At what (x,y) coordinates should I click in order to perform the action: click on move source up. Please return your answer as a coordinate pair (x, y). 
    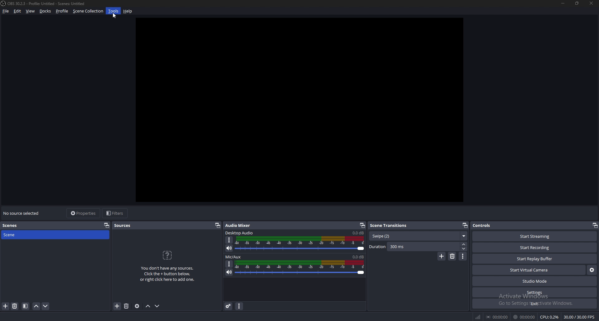
    Looking at the image, I should click on (148, 306).